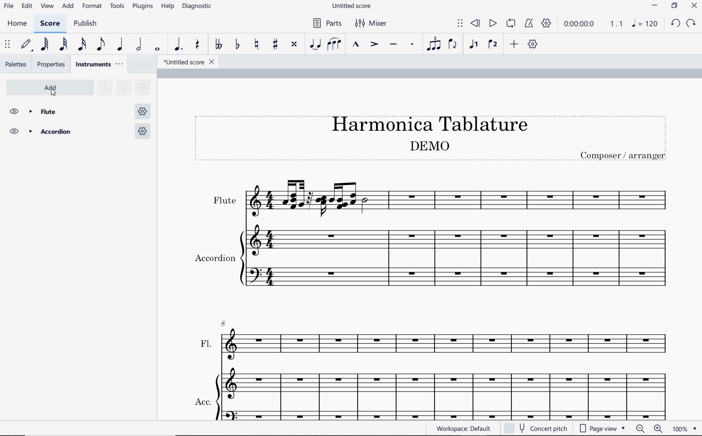  I want to click on VIEW, so click(48, 6).